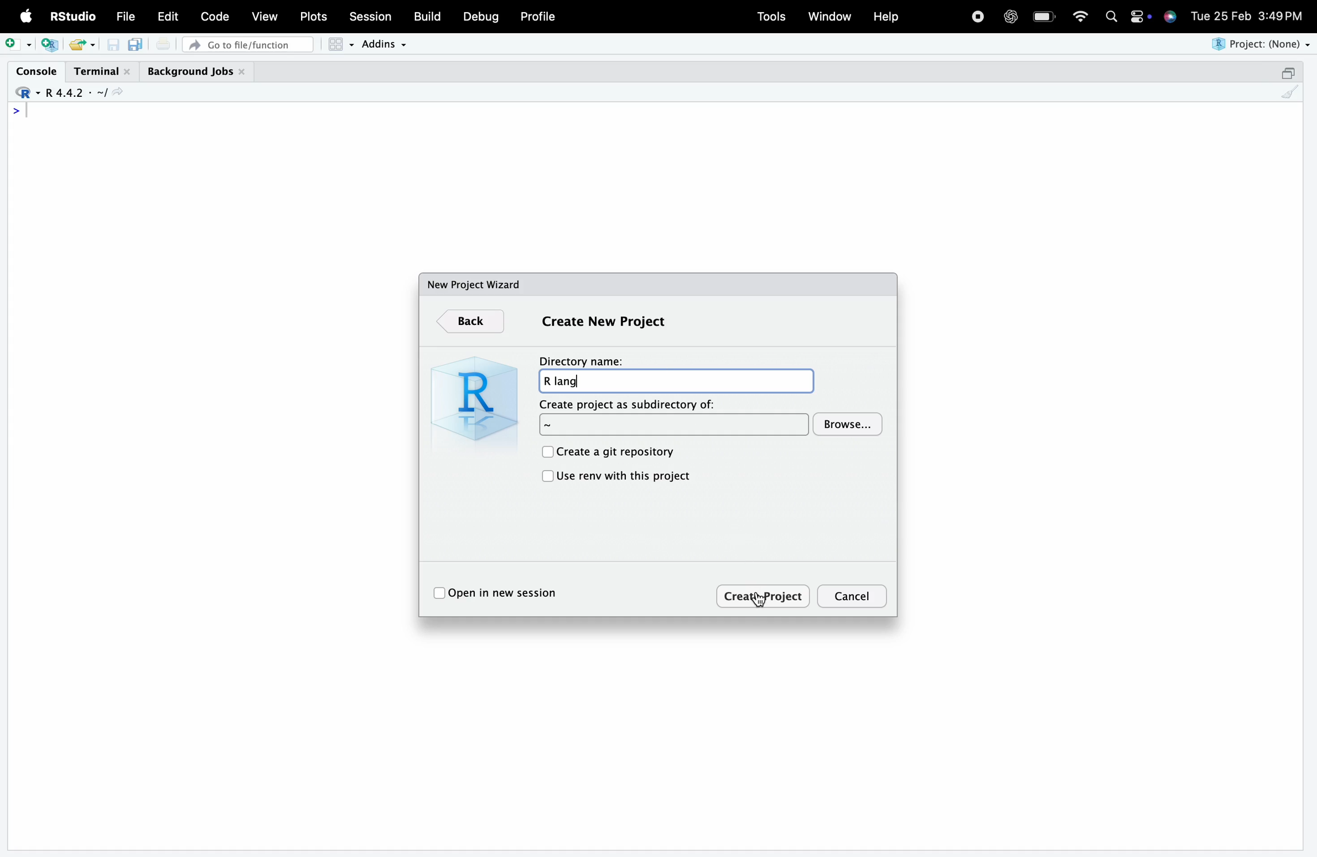 The width and height of the screenshot is (1317, 857). Describe the element at coordinates (168, 16) in the screenshot. I see `Edit` at that location.